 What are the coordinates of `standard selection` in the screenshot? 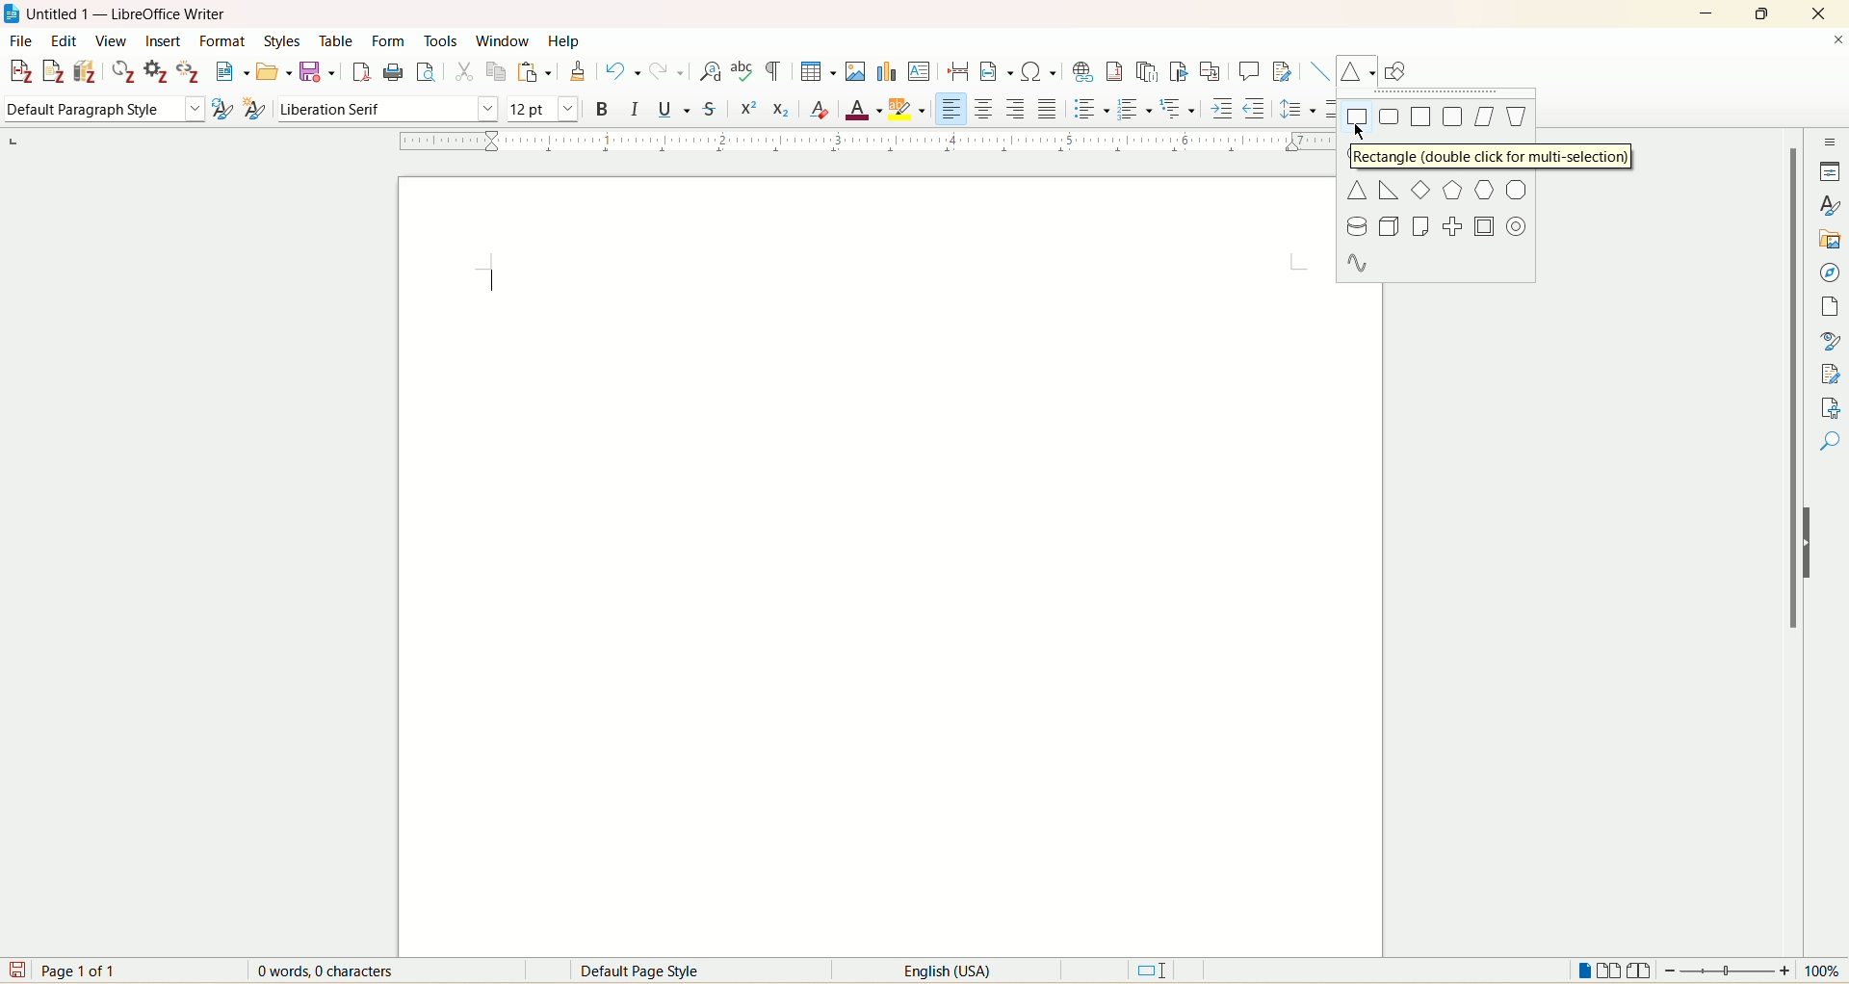 It's located at (1153, 970).